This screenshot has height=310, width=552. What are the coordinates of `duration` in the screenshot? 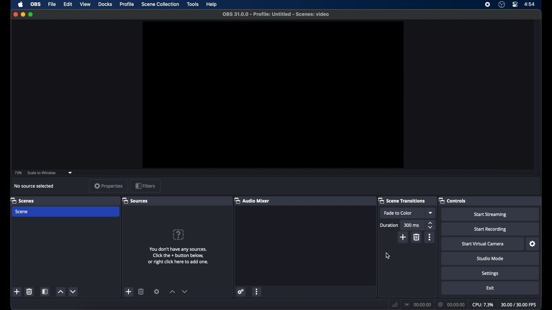 It's located at (451, 304).